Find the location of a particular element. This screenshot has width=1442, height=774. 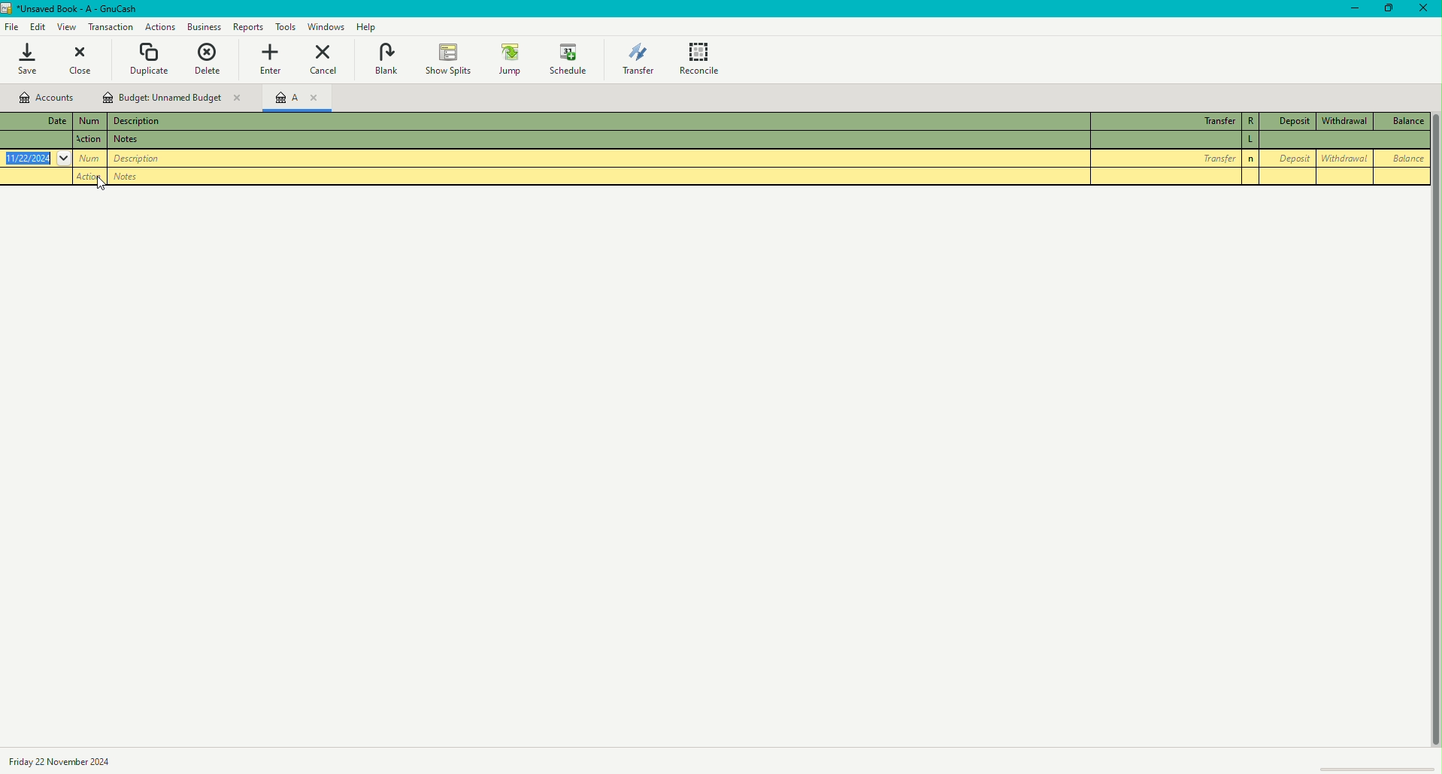

Num is located at coordinates (93, 122).